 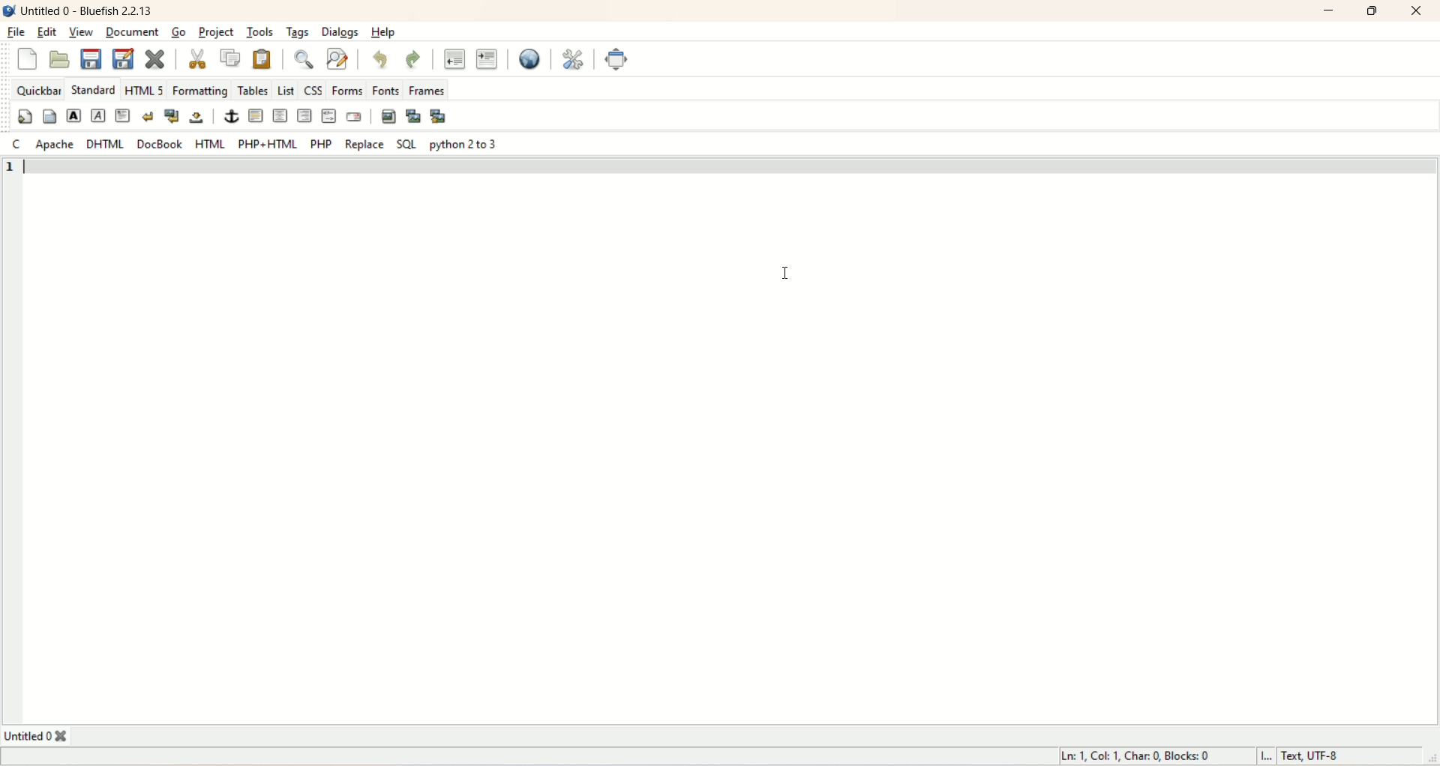 What do you see at coordinates (208, 143) in the screenshot?
I see `HTML` at bounding box center [208, 143].